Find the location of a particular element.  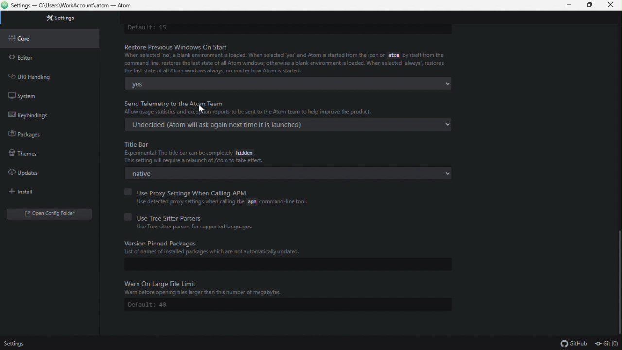

System is located at coordinates (35, 94).